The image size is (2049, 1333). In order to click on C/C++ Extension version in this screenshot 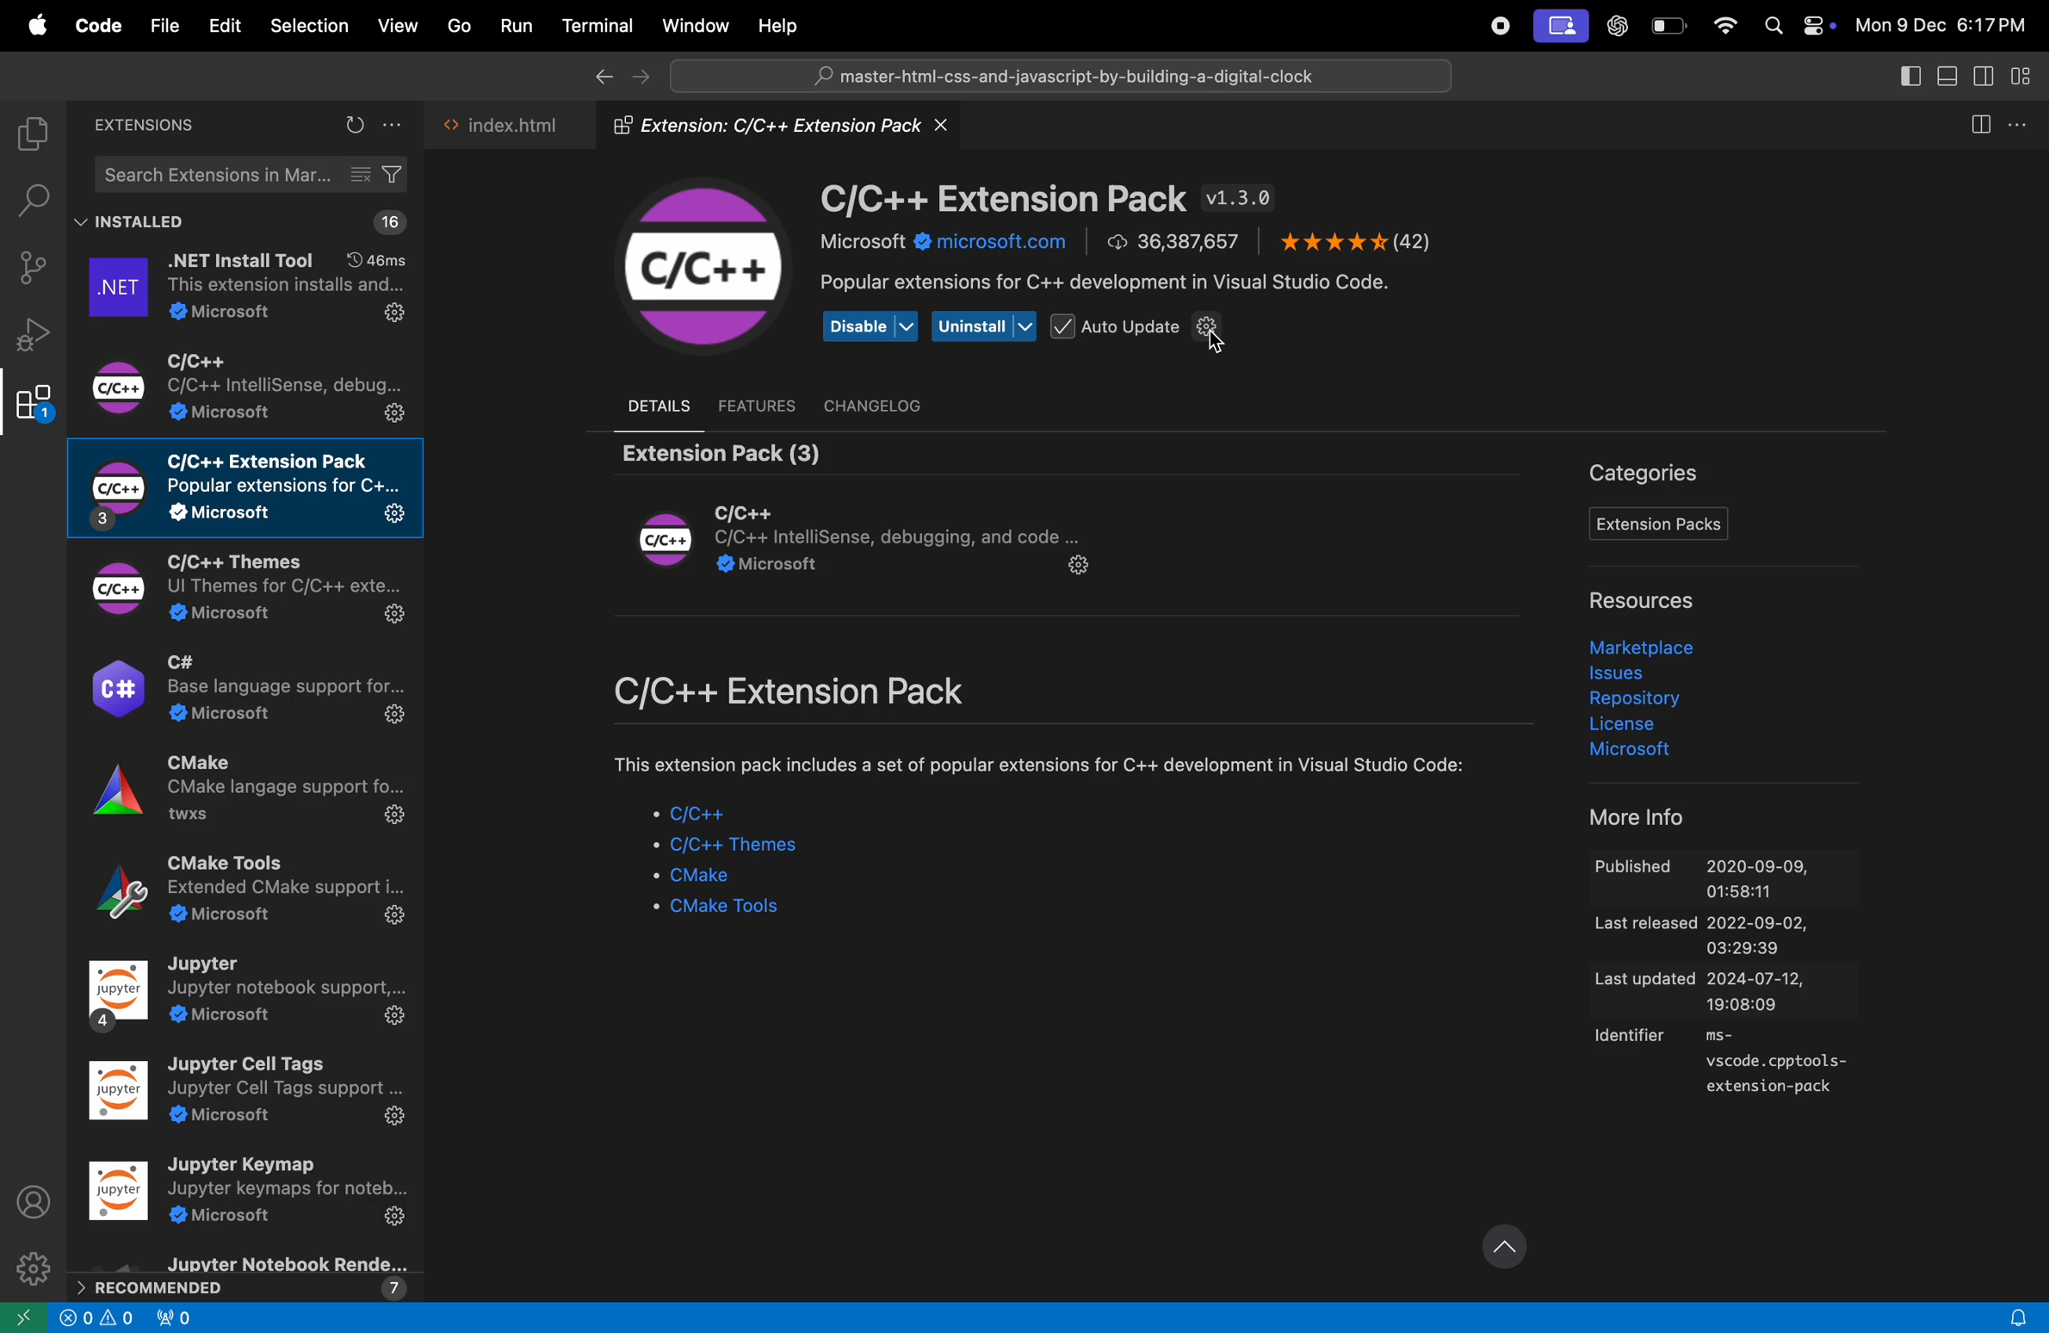, I will do `click(1049, 200)`.